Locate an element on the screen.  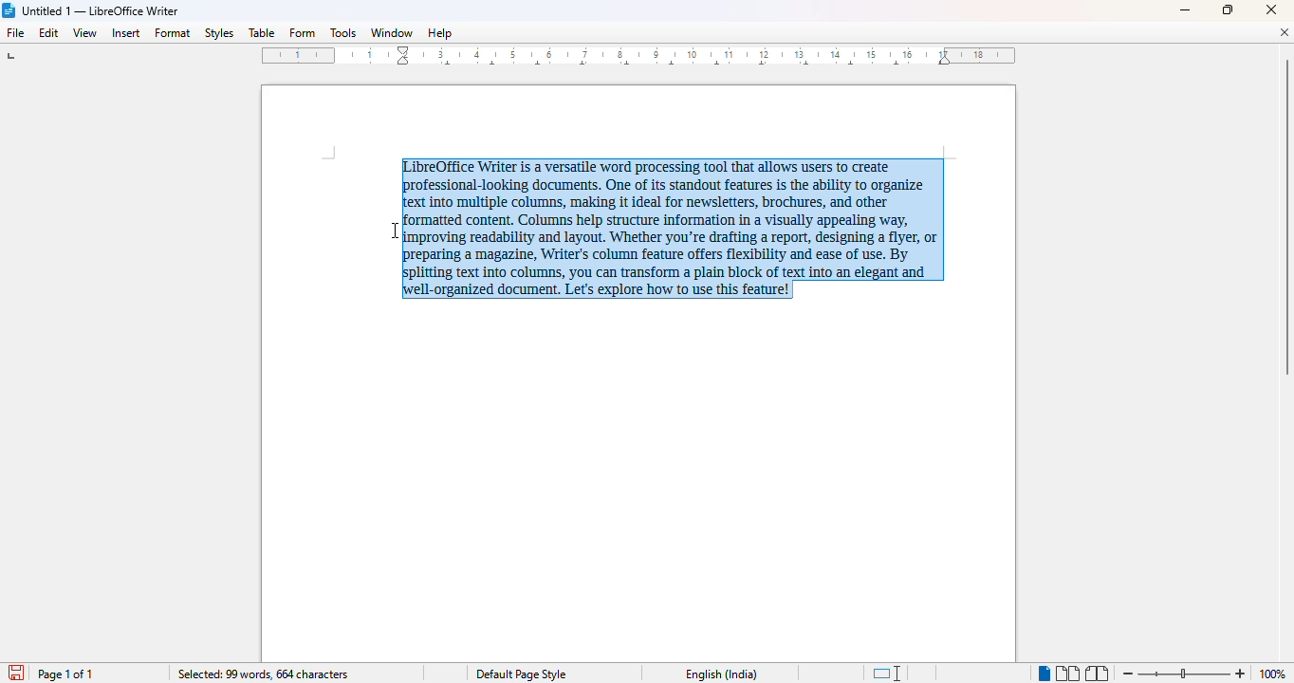
English (India) is located at coordinates (727, 674).